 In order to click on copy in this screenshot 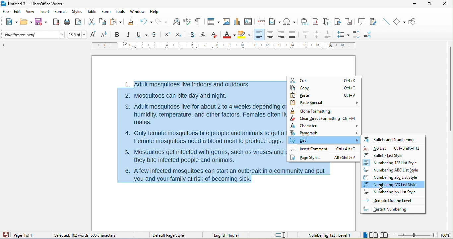, I will do `click(103, 22)`.